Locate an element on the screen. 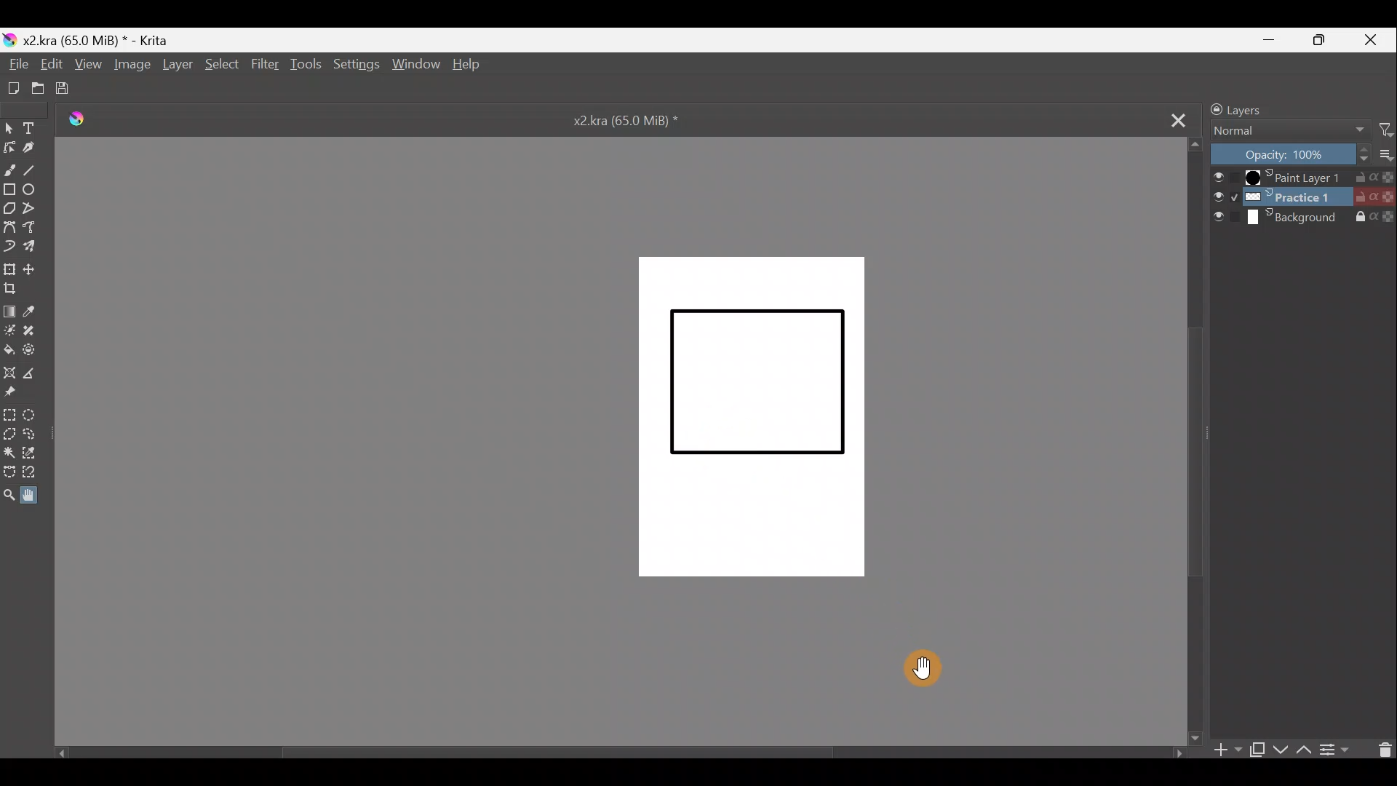  Select shapes tool is located at coordinates (9, 129).